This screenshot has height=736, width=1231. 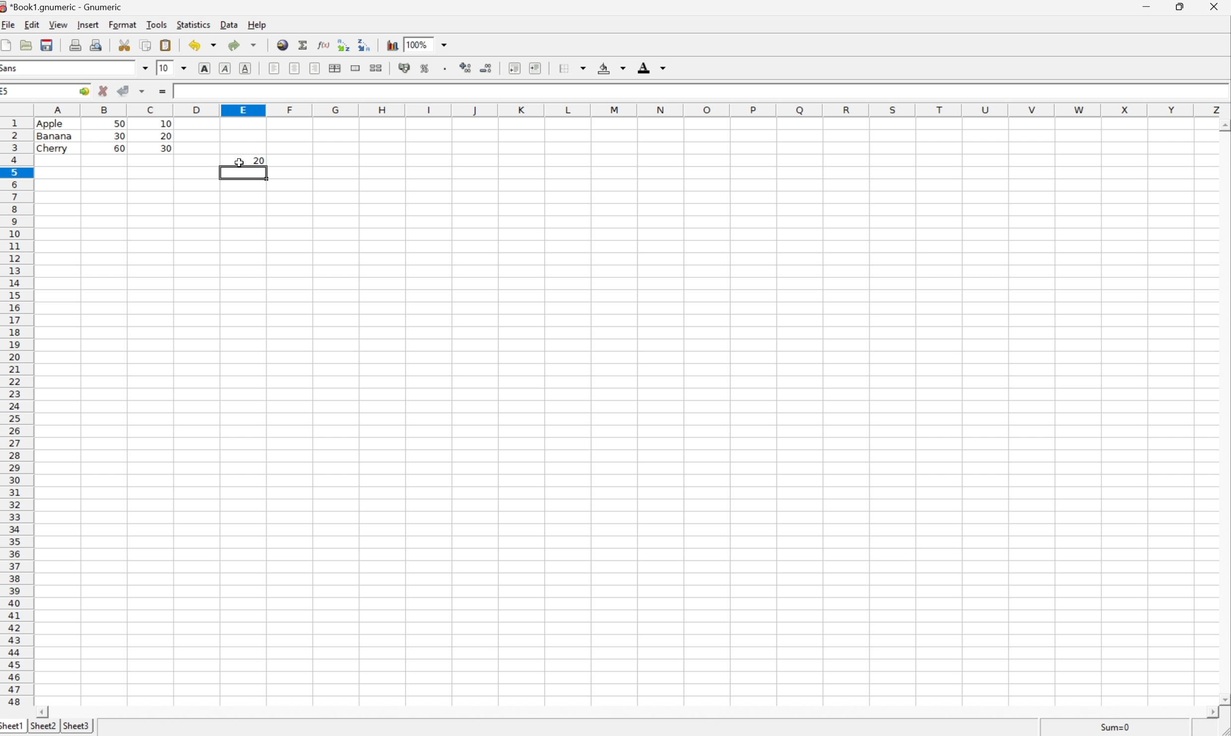 I want to click on format, so click(x=123, y=24).